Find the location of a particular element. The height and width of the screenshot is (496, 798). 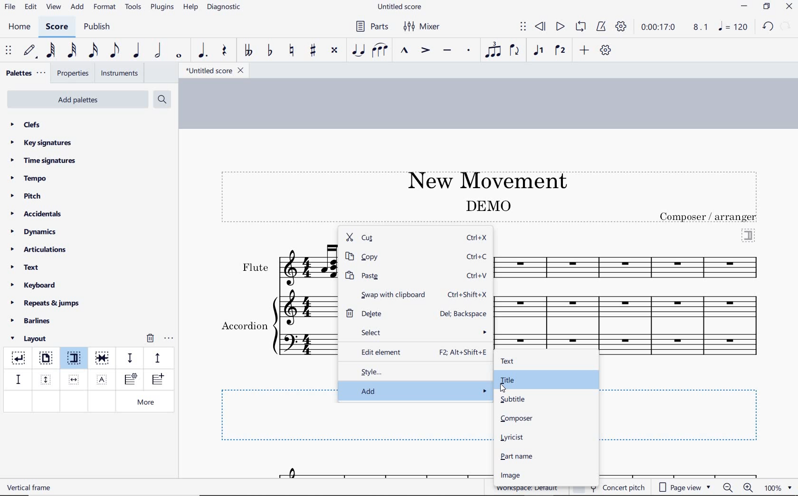

file name is located at coordinates (214, 71).